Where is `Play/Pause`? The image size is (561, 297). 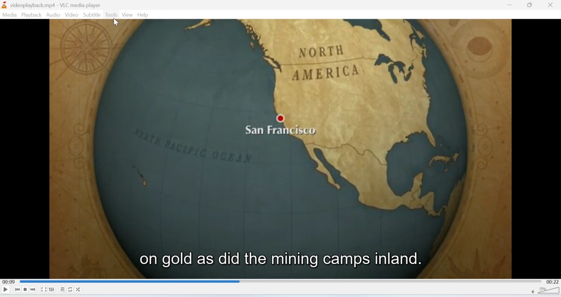 Play/Pause is located at coordinates (6, 289).